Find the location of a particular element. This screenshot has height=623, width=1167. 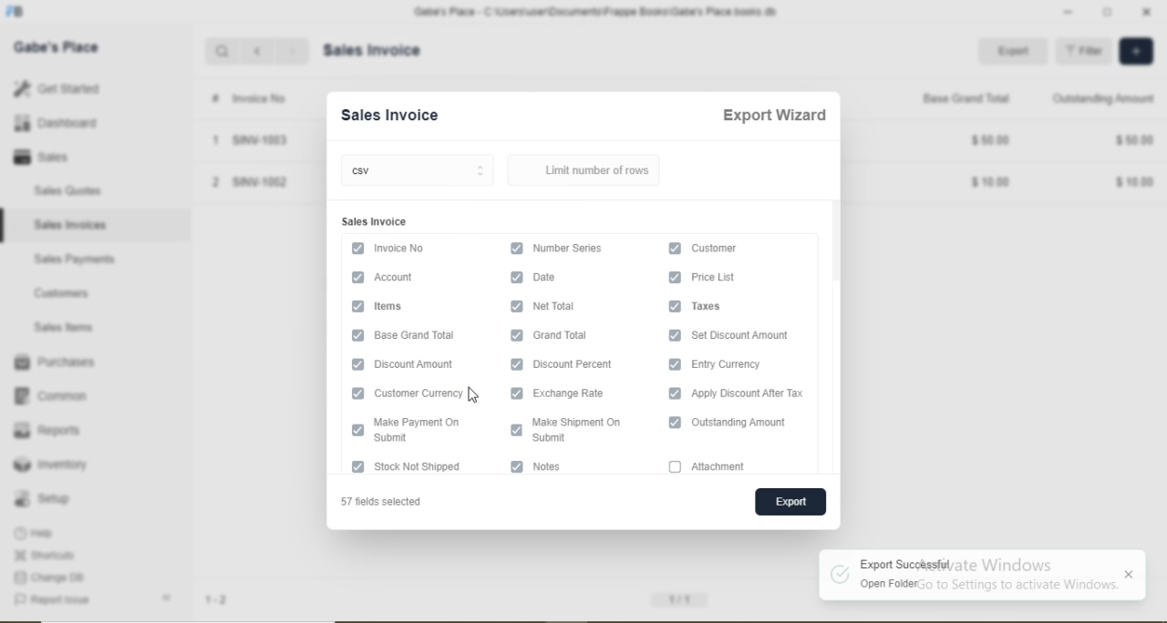

checkbox is located at coordinates (357, 307).